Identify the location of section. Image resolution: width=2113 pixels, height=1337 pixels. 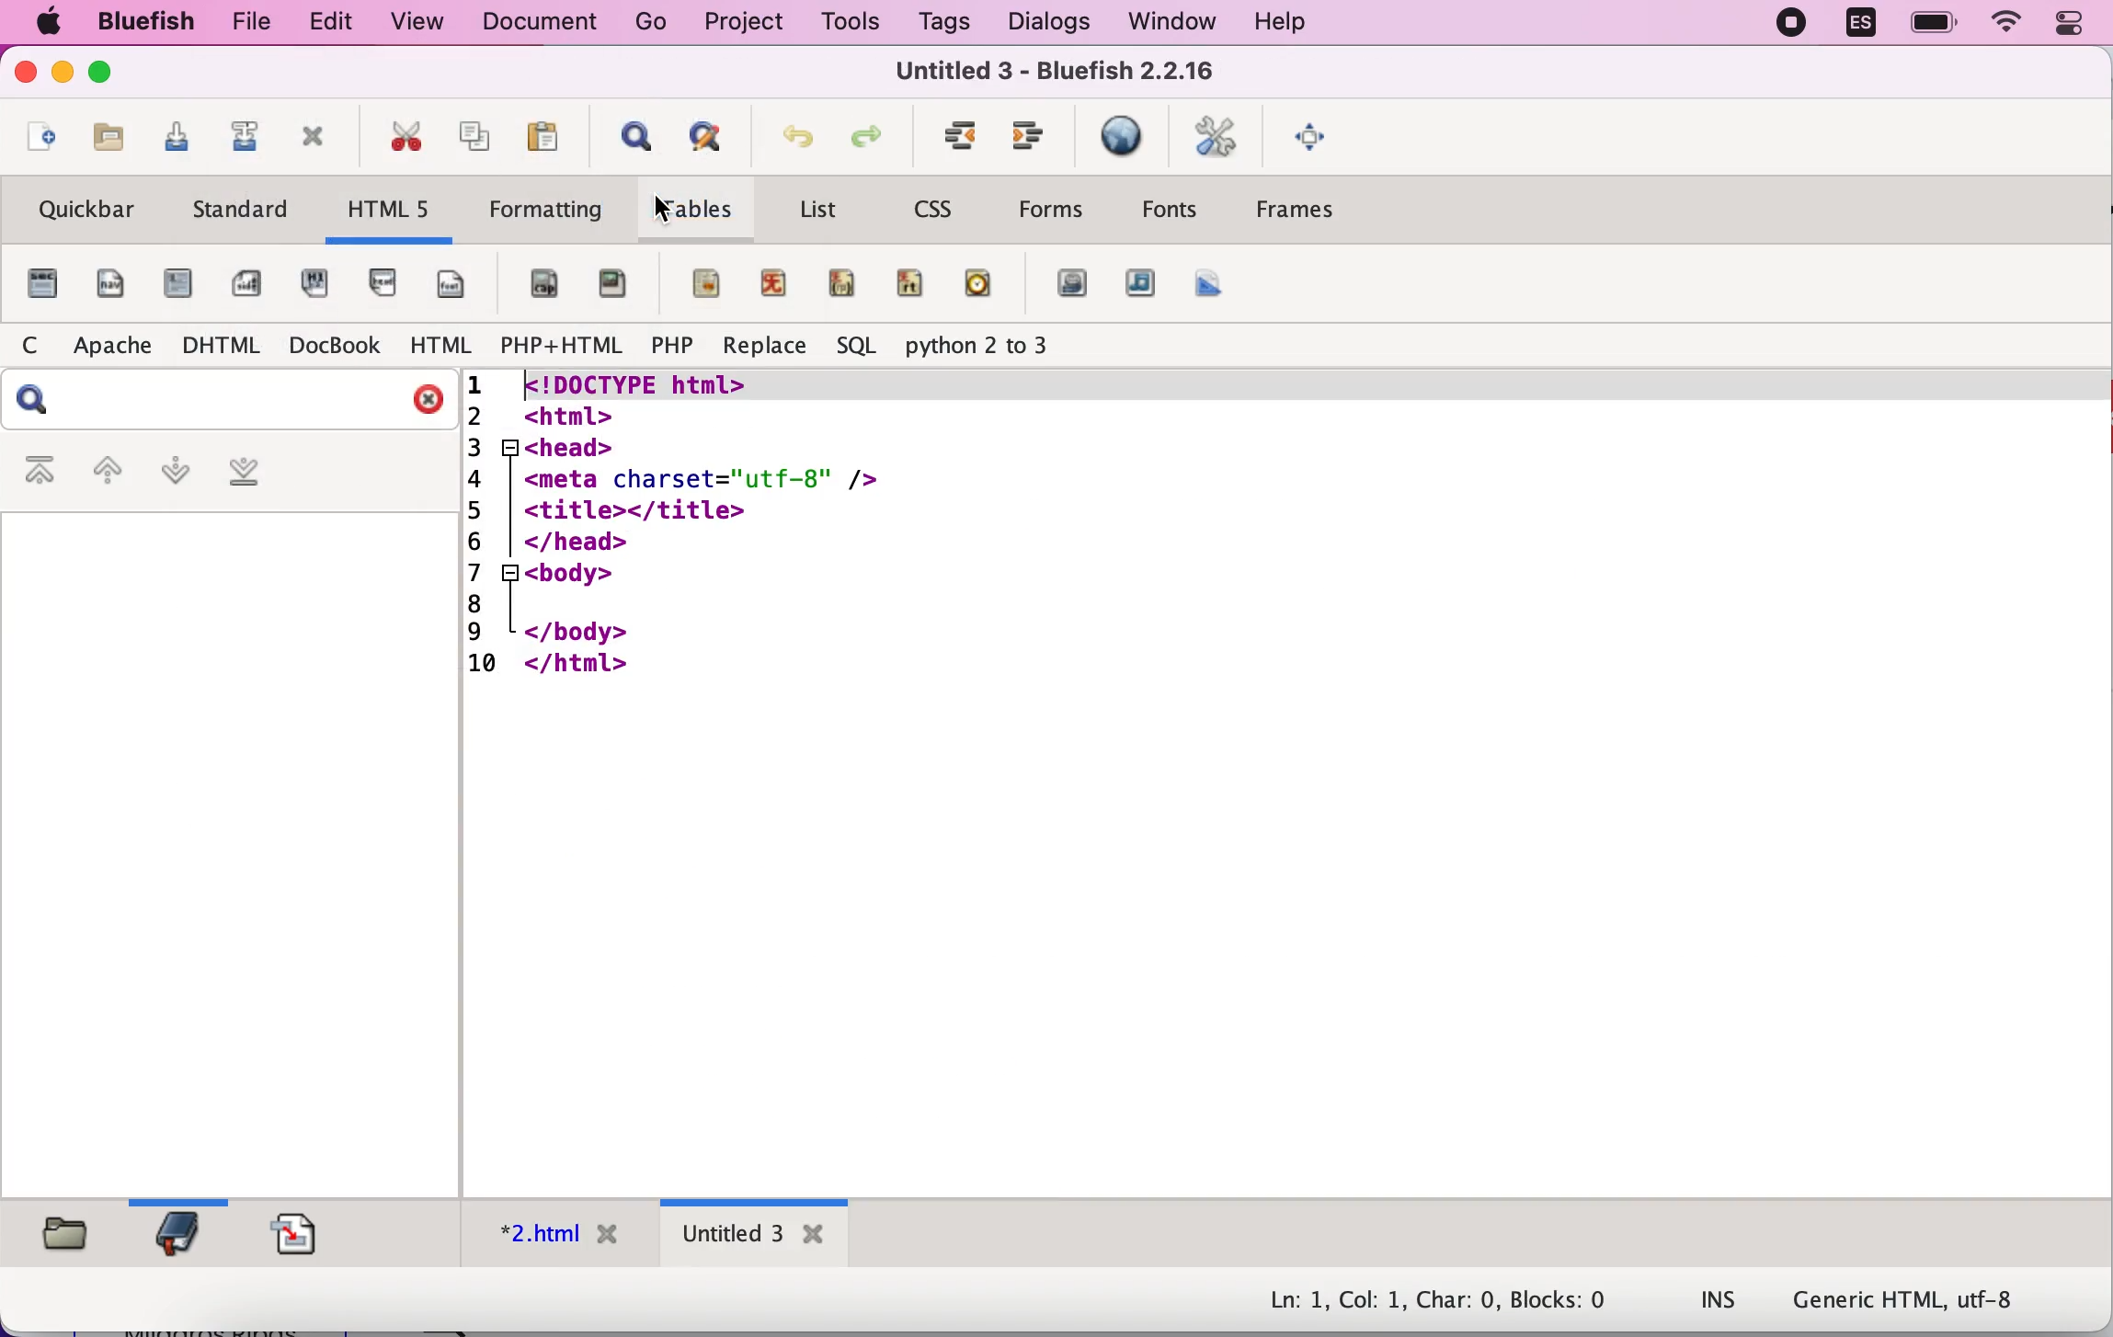
(40, 284).